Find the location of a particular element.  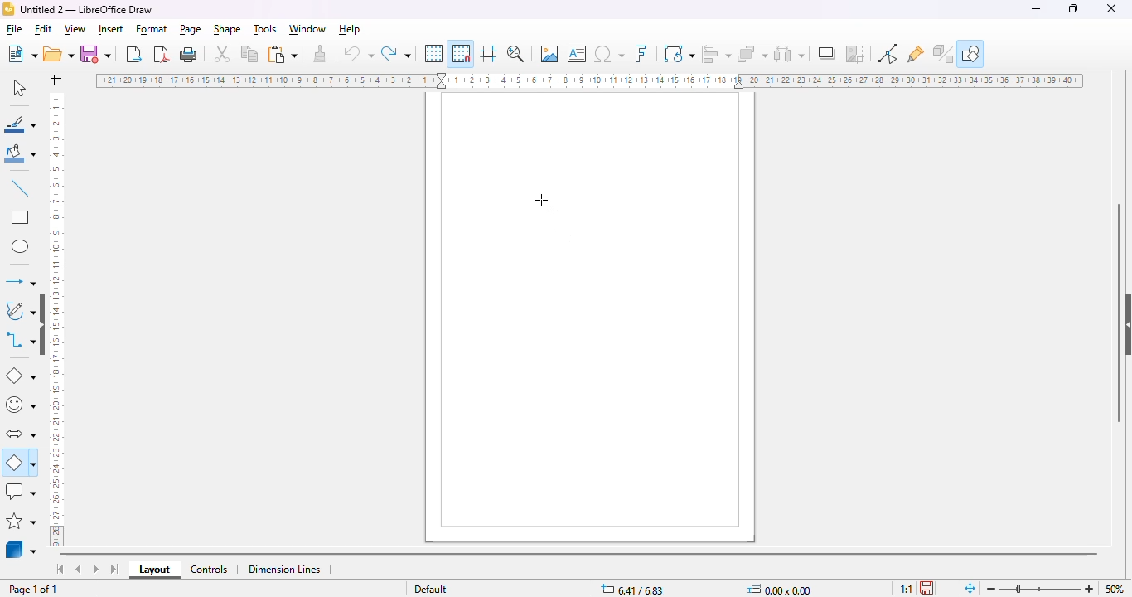

title is located at coordinates (88, 9).